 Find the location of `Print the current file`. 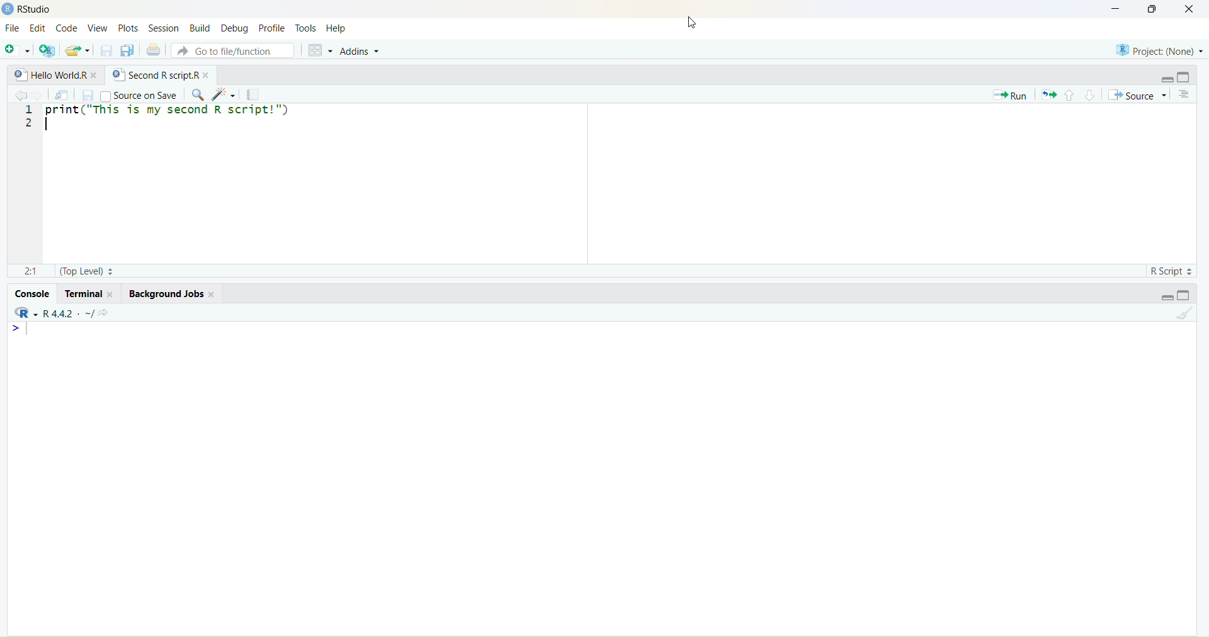

Print the current file is located at coordinates (152, 50).